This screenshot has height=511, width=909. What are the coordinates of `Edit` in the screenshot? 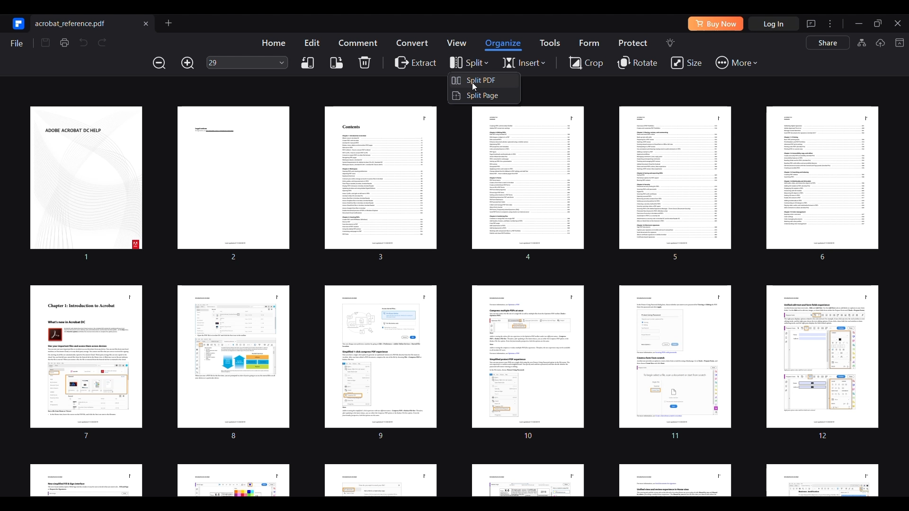 It's located at (312, 42).